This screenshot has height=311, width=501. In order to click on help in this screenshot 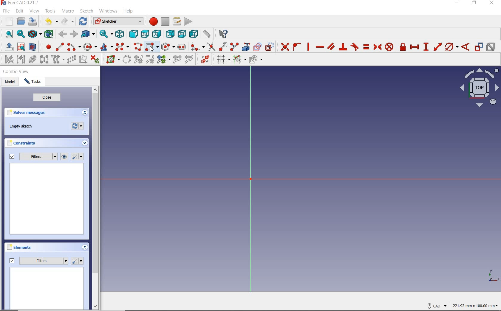, I will do `click(129, 12)`.